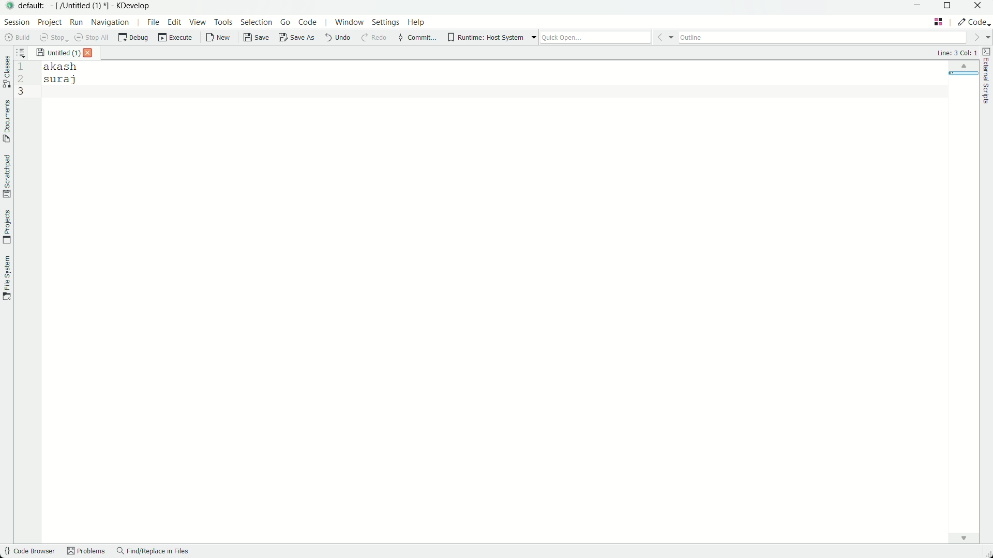 The image size is (993, 558). Describe the element at coordinates (6, 121) in the screenshot. I see `documents` at that location.